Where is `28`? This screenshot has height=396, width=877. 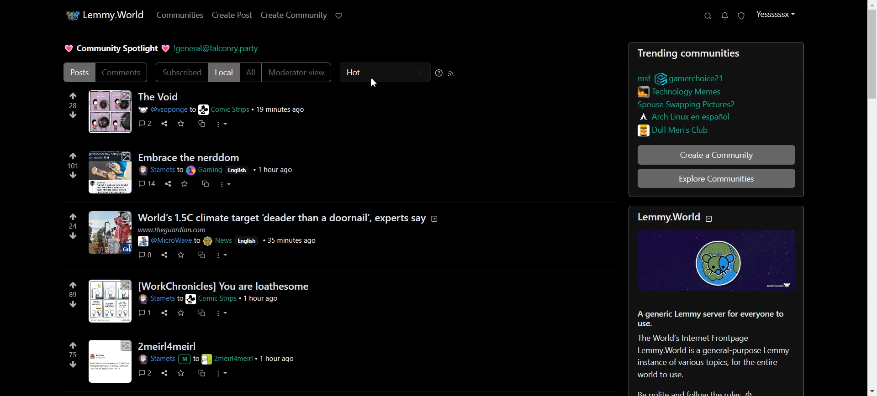 28 is located at coordinates (73, 105).